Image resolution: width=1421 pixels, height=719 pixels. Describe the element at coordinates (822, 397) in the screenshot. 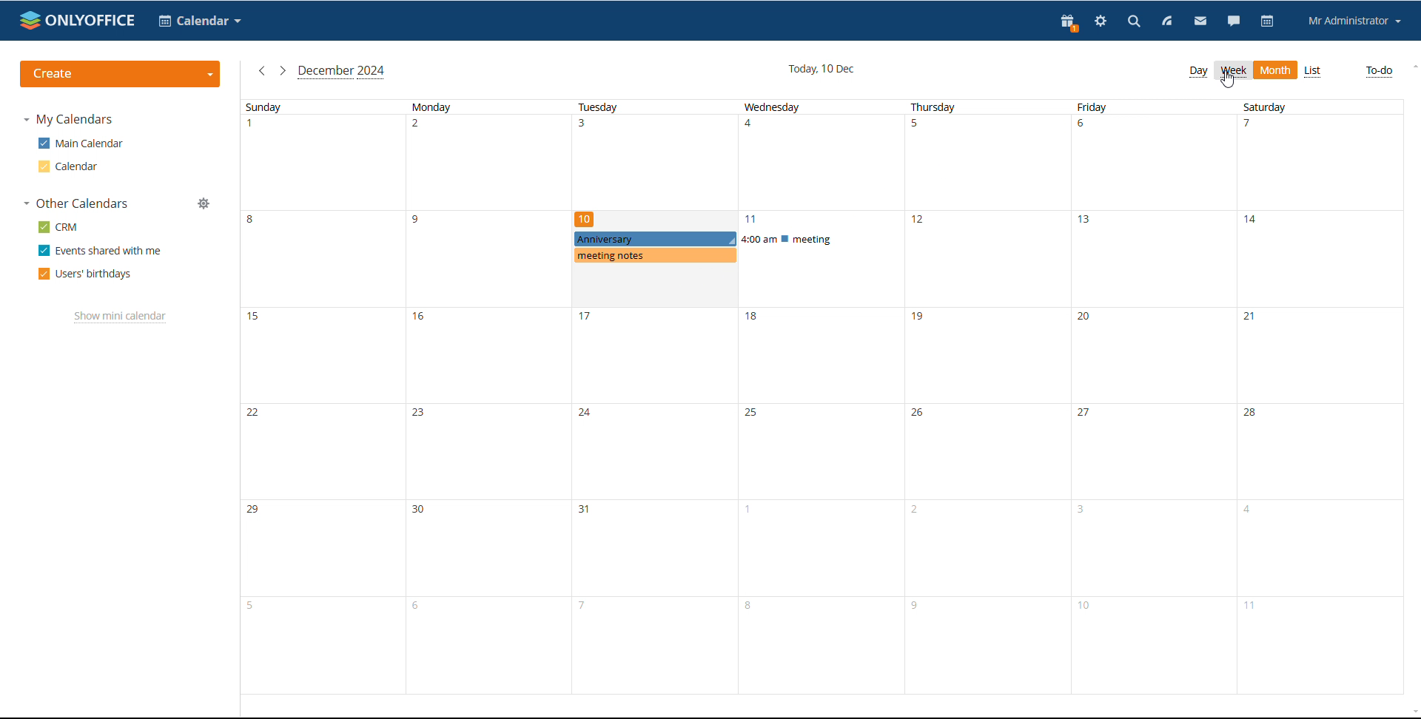

I see `wednesday` at that location.